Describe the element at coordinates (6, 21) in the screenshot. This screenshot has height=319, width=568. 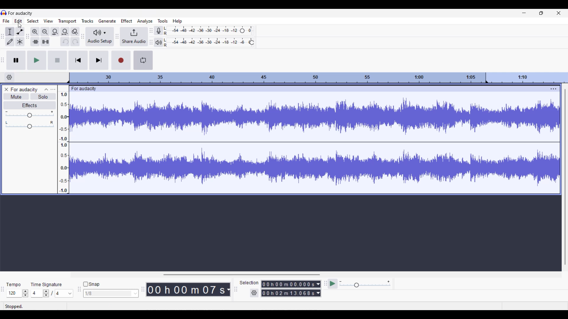
I see `File menu` at that location.